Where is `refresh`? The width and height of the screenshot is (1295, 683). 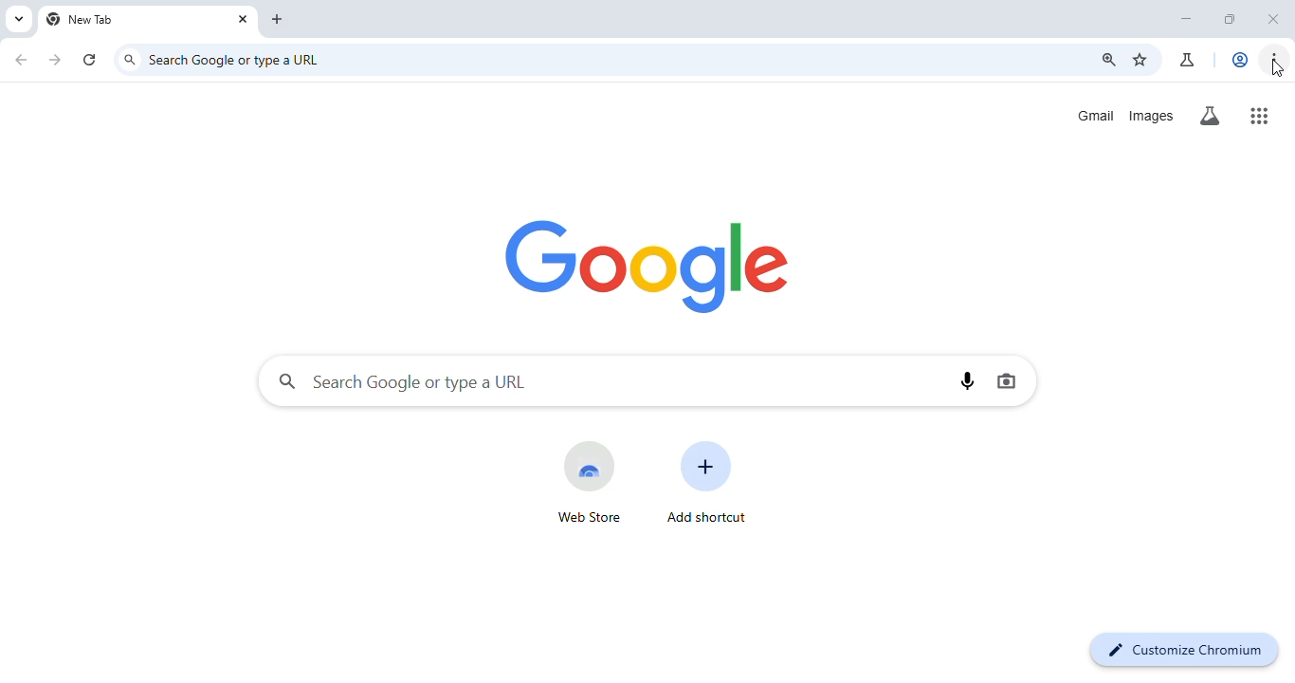 refresh is located at coordinates (91, 57).